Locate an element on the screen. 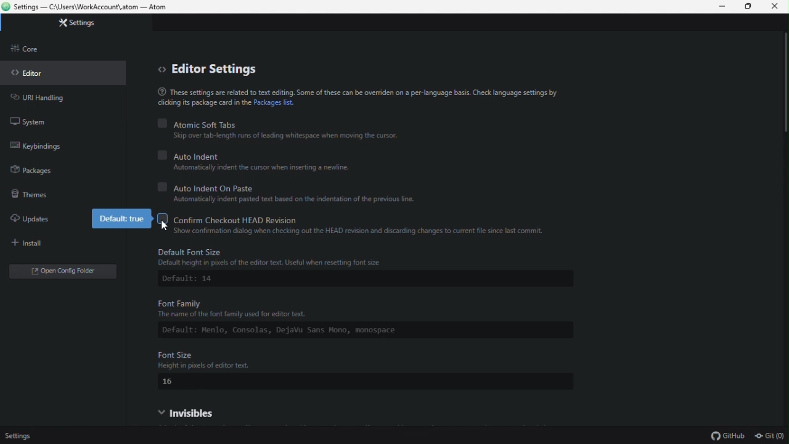  Automatically indent the cursor when inserting a newline. is located at coordinates (265, 168).